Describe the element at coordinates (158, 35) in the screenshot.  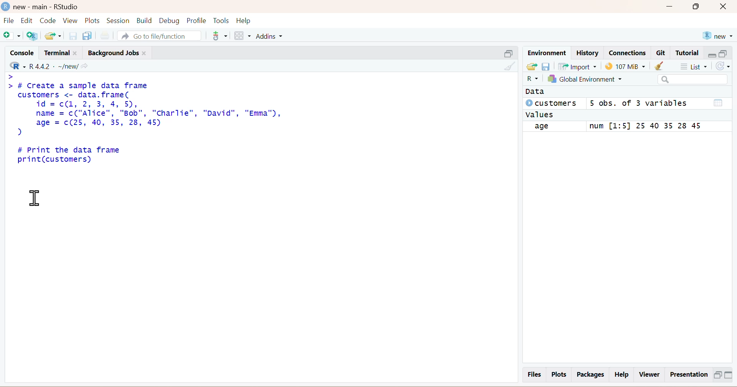
I see `A Go to file/function` at that location.